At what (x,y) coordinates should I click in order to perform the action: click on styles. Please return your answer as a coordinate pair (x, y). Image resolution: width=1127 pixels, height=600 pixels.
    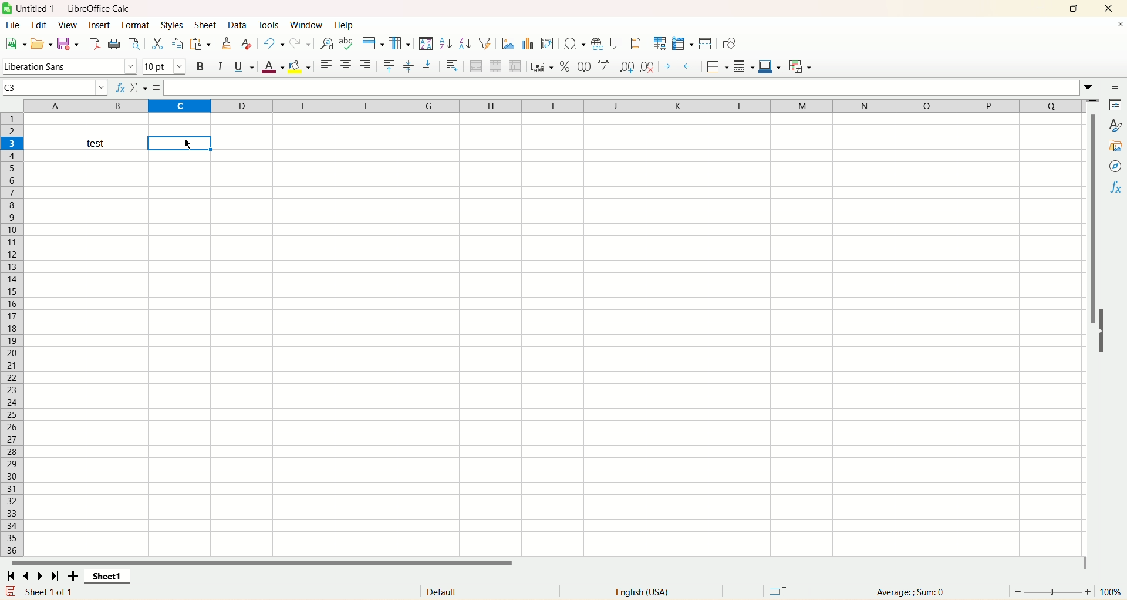
    Looking at the image, I should click on (173, 25).